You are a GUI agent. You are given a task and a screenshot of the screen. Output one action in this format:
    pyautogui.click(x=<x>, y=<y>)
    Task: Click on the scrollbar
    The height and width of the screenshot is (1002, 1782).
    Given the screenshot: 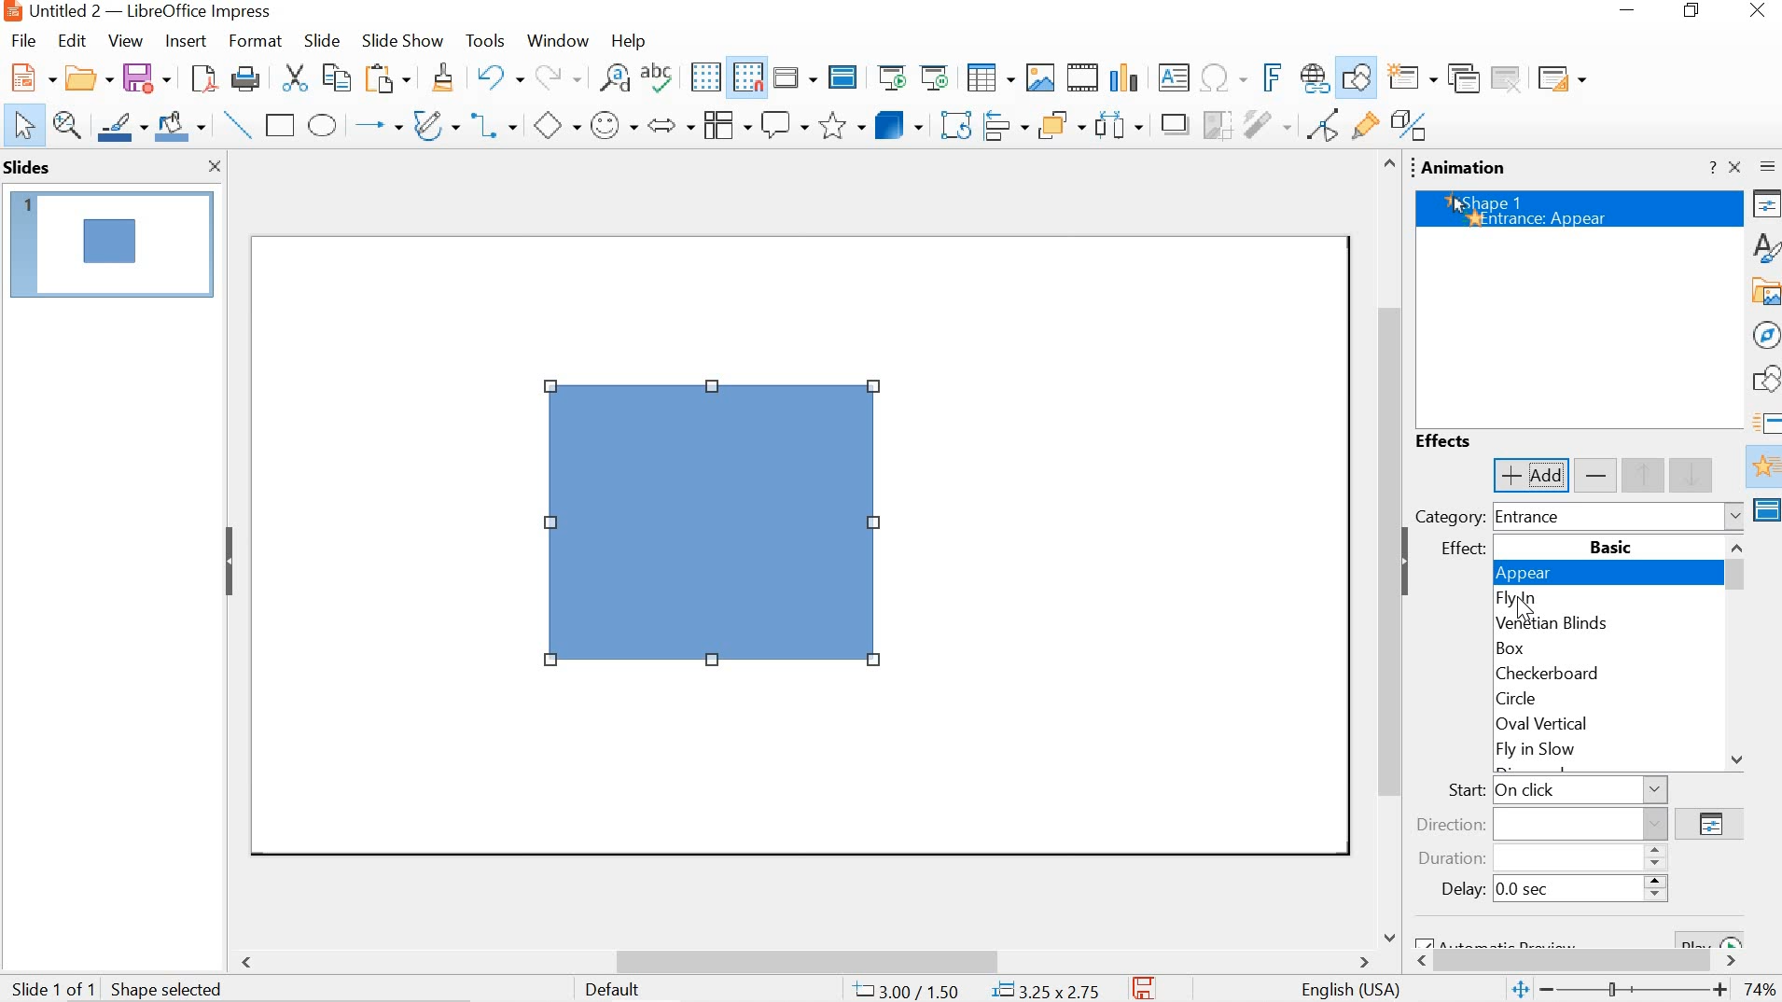 What is the action you would take?
    pyautogui.click(x=1385, y=533)
    